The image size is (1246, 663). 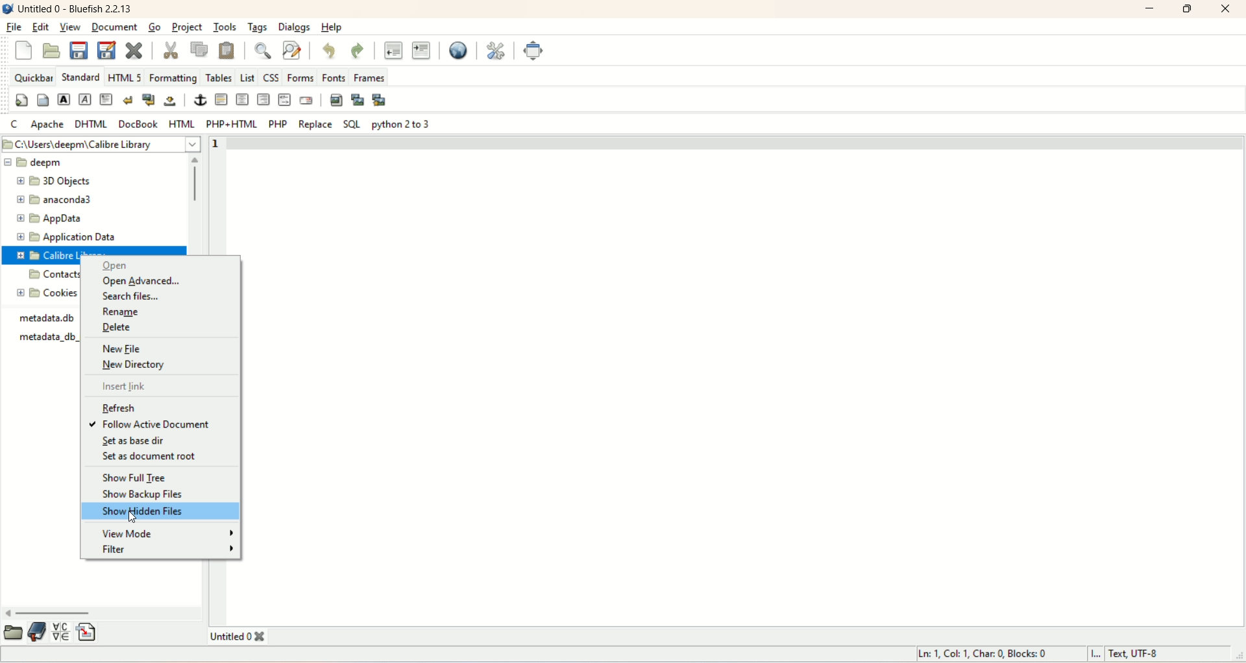 I want to click on tools, so click(x=224, y=26).